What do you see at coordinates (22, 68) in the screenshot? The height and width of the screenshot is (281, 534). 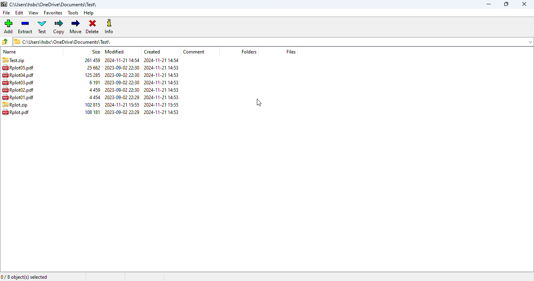 I see `Rplot05.pdf` at bounding box center [22, 68].